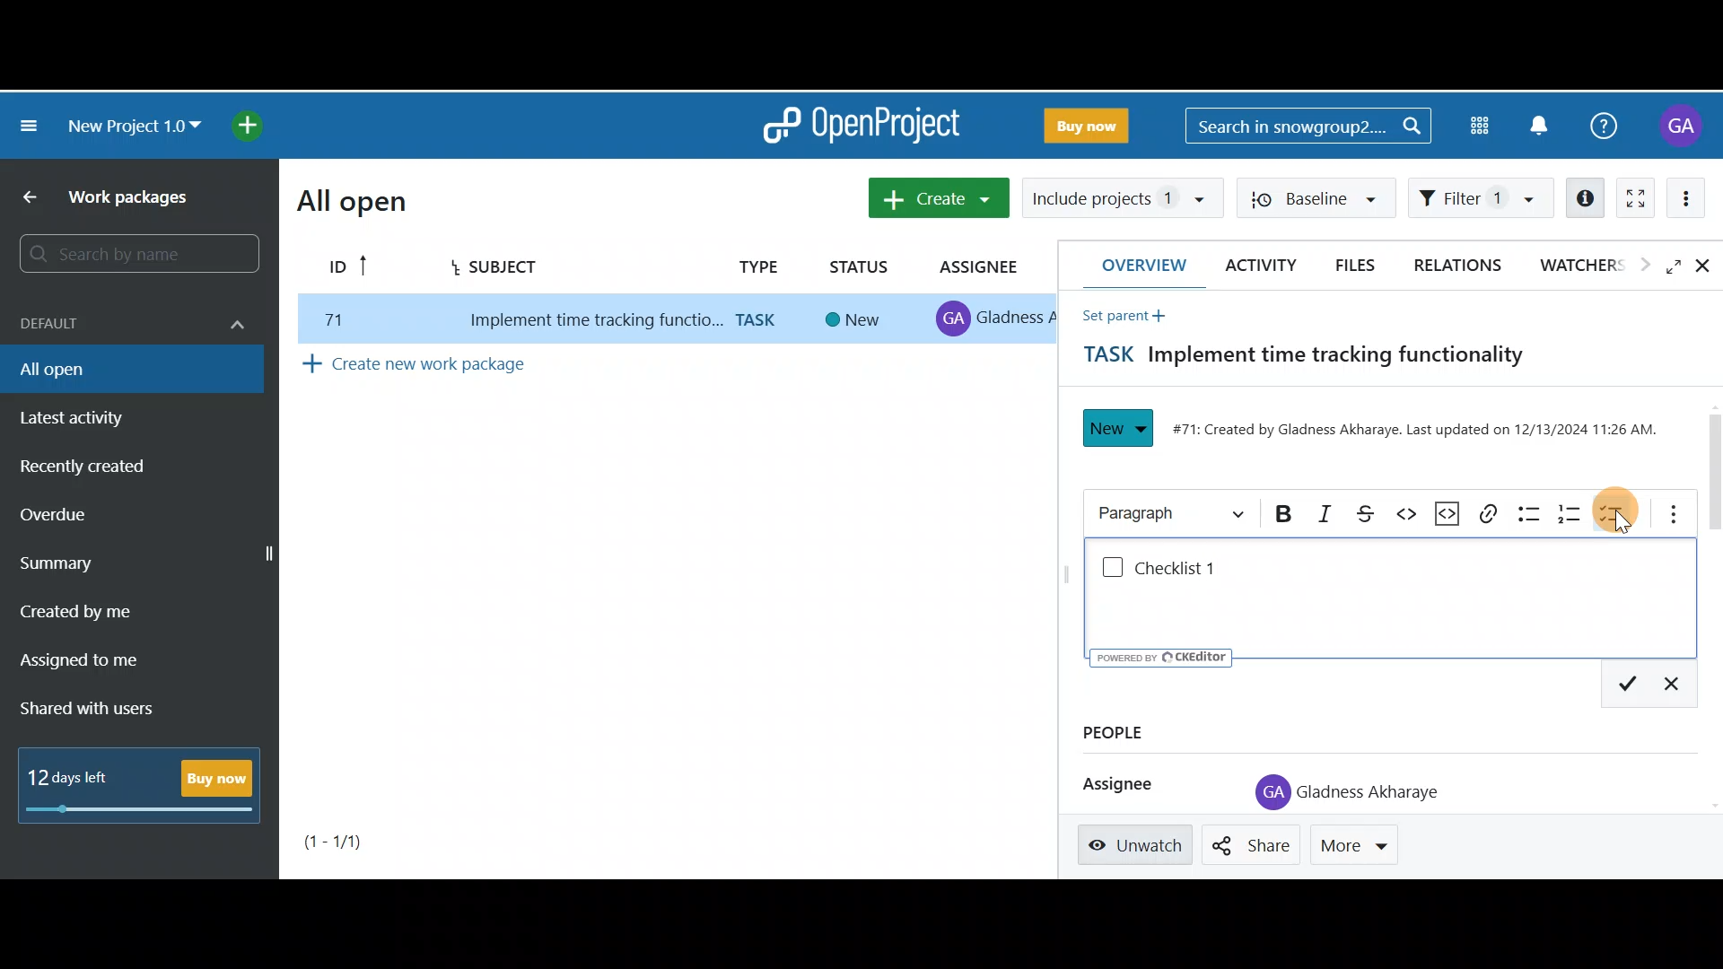  What do you see at coordinates (1361, 841) in the screenshot?
I see `More` at bounding box center [1361, 841].